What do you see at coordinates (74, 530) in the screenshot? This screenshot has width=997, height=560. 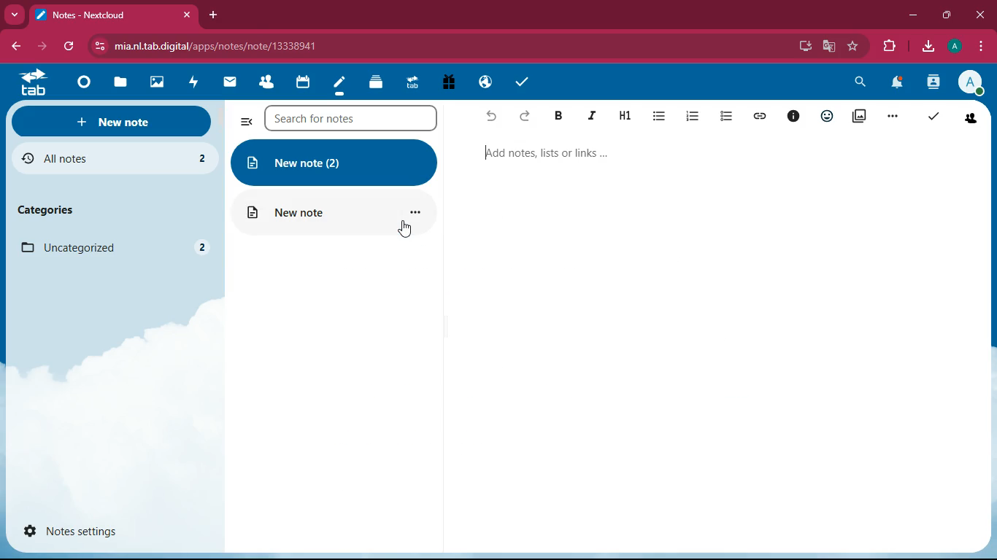 I see `notes settings` at bounding box center [74, 530].